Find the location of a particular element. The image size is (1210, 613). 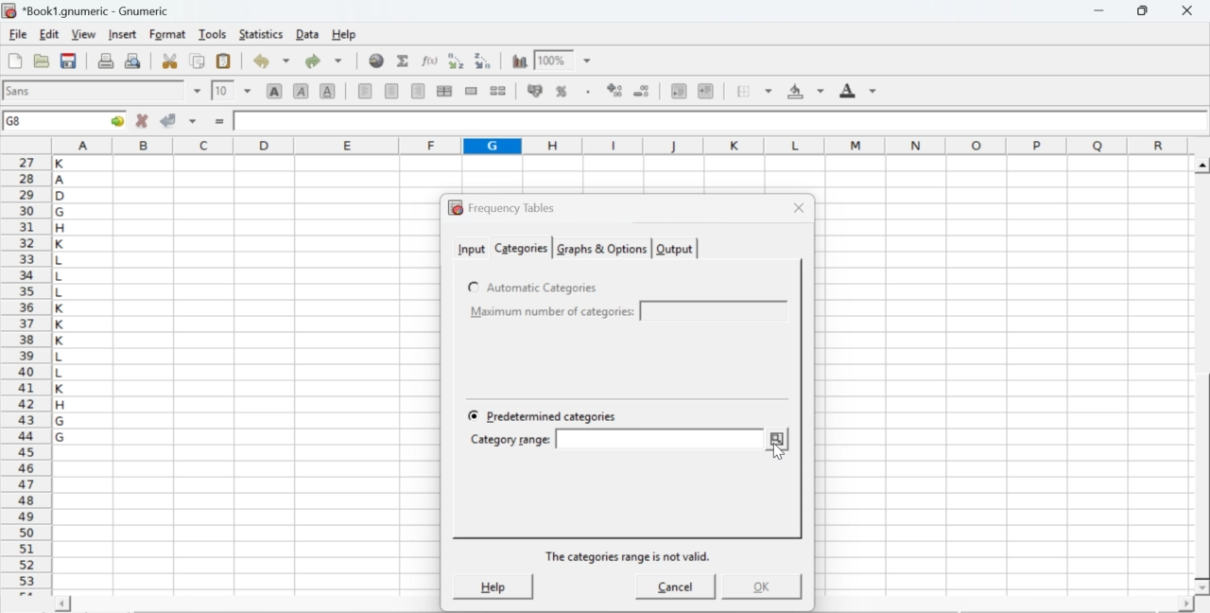

restore down is located at coordinates (1144, 11).